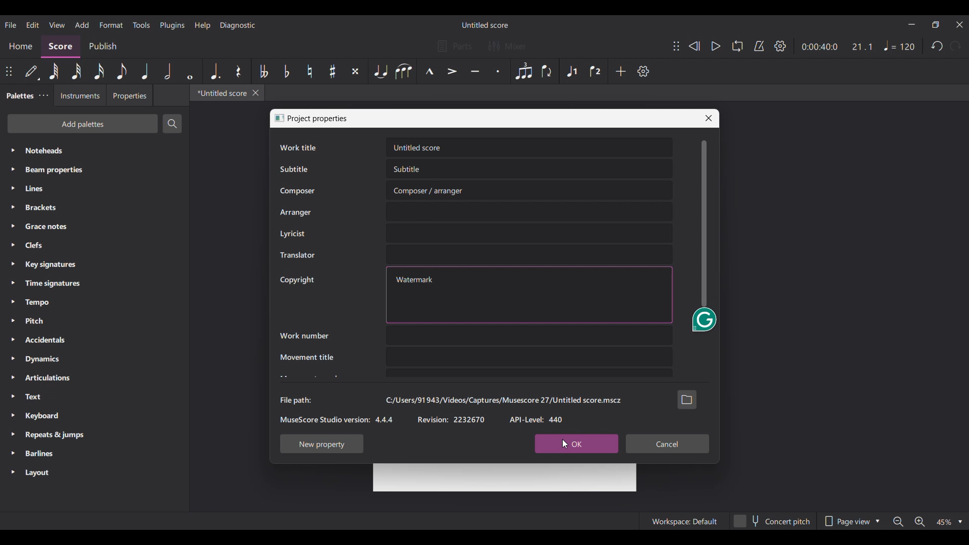 The width and height of the screenshot is (969, 545). I want to click on New property, so click(322, 444).